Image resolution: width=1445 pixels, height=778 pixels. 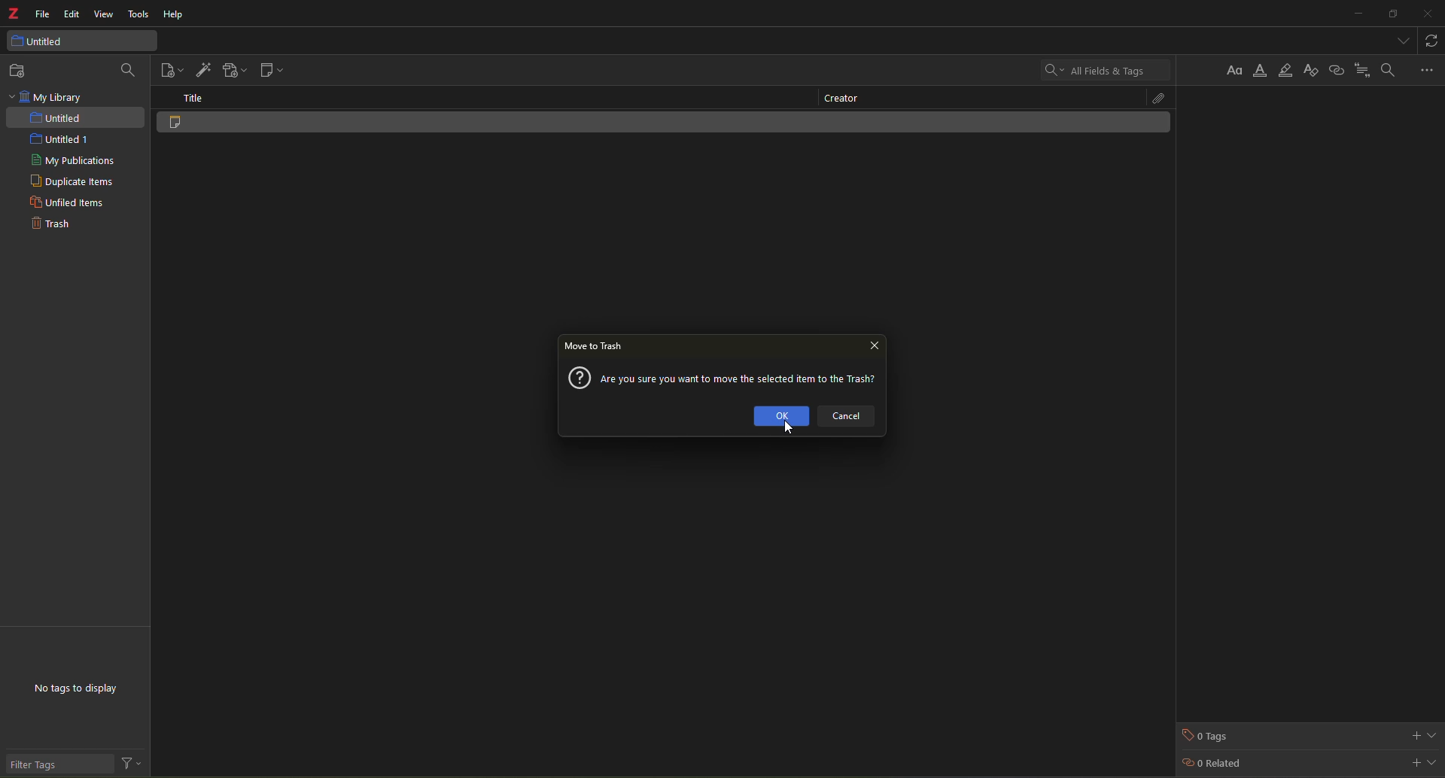 What do you see at coordinates (103, 14) in the screenshot?
I see `view` at bounding box center [103, 14].